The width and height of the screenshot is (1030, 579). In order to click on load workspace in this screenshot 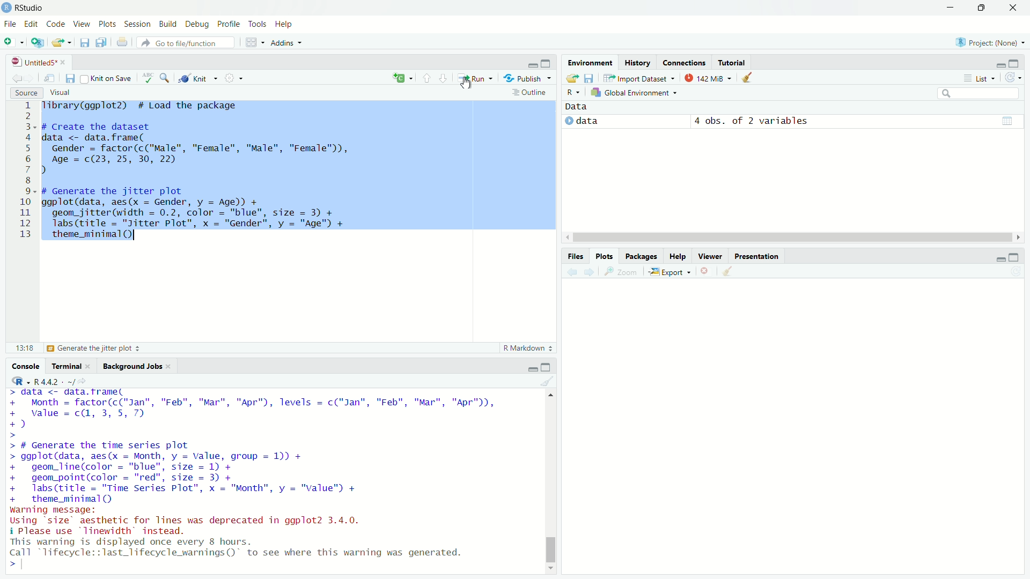, I will do `click(571, 78)`.